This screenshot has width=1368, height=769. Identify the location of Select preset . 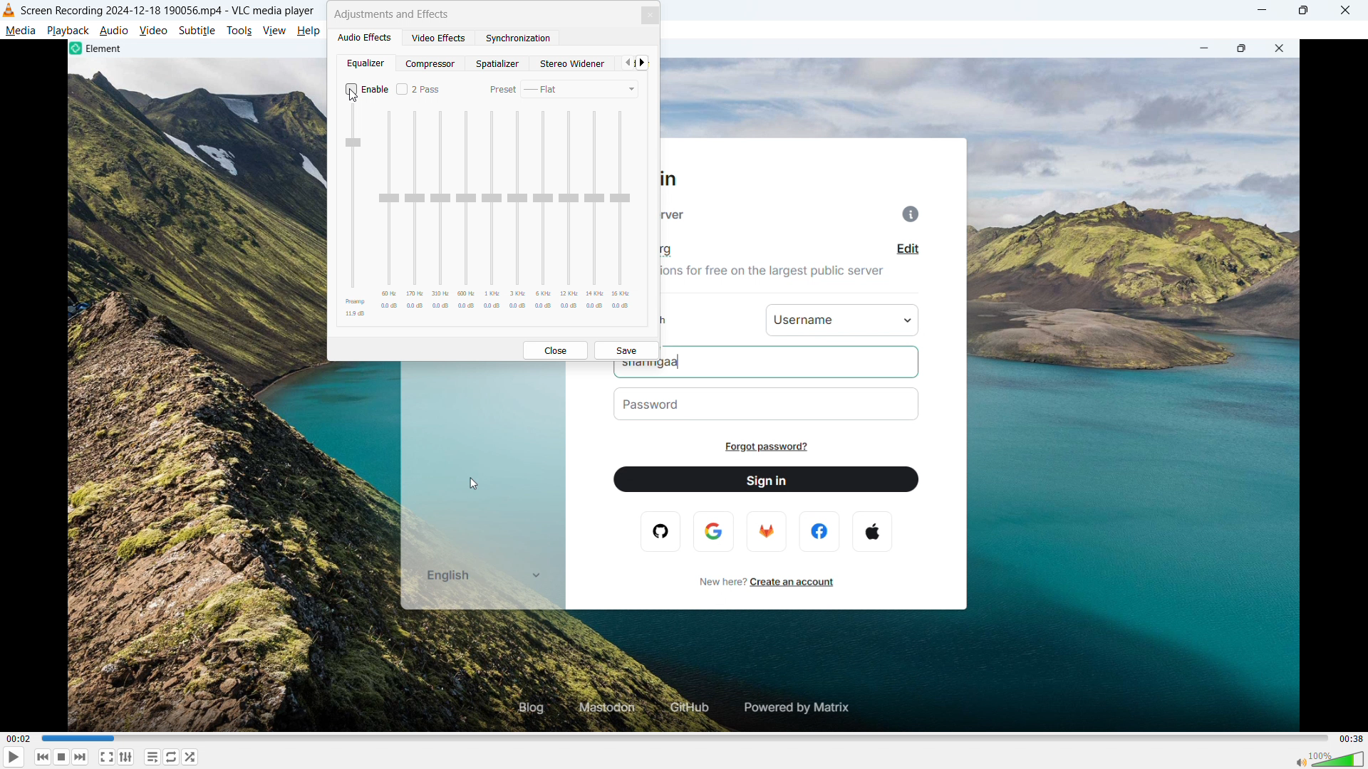
(579, 89).